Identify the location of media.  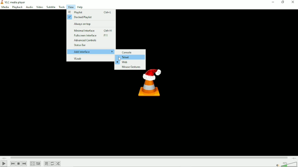
(5, 8).